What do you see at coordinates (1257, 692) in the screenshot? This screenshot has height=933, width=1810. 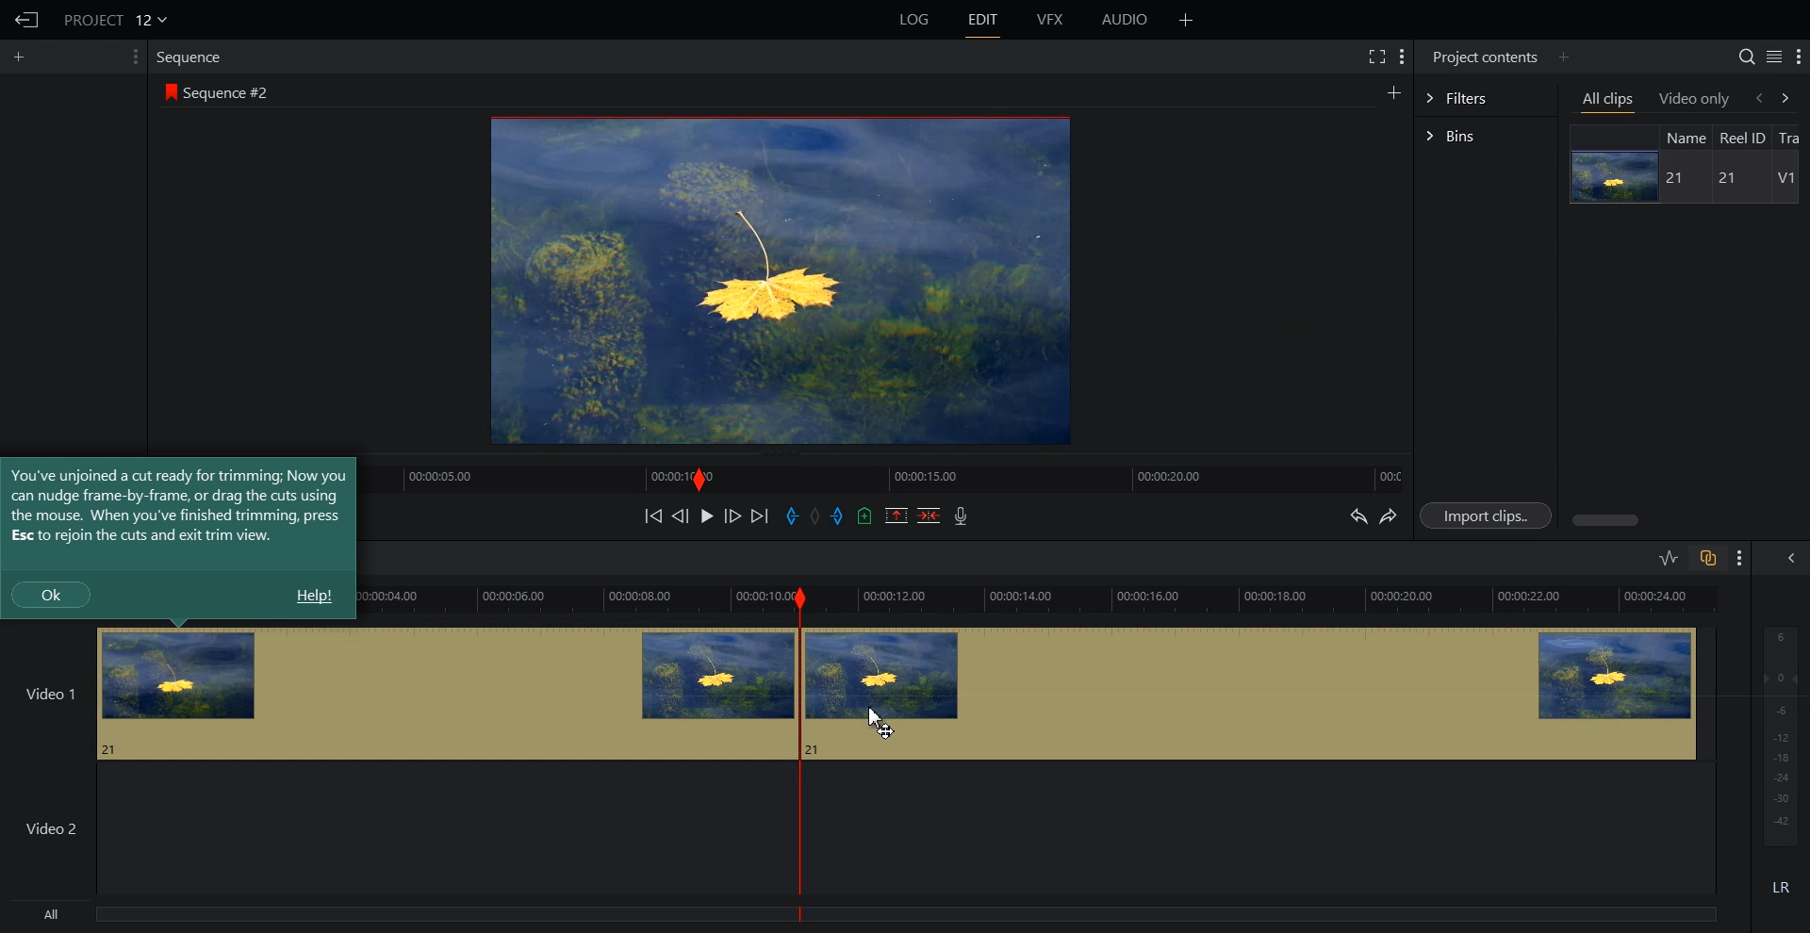 I see `Video Clip` at bounding box center [1257, 692].